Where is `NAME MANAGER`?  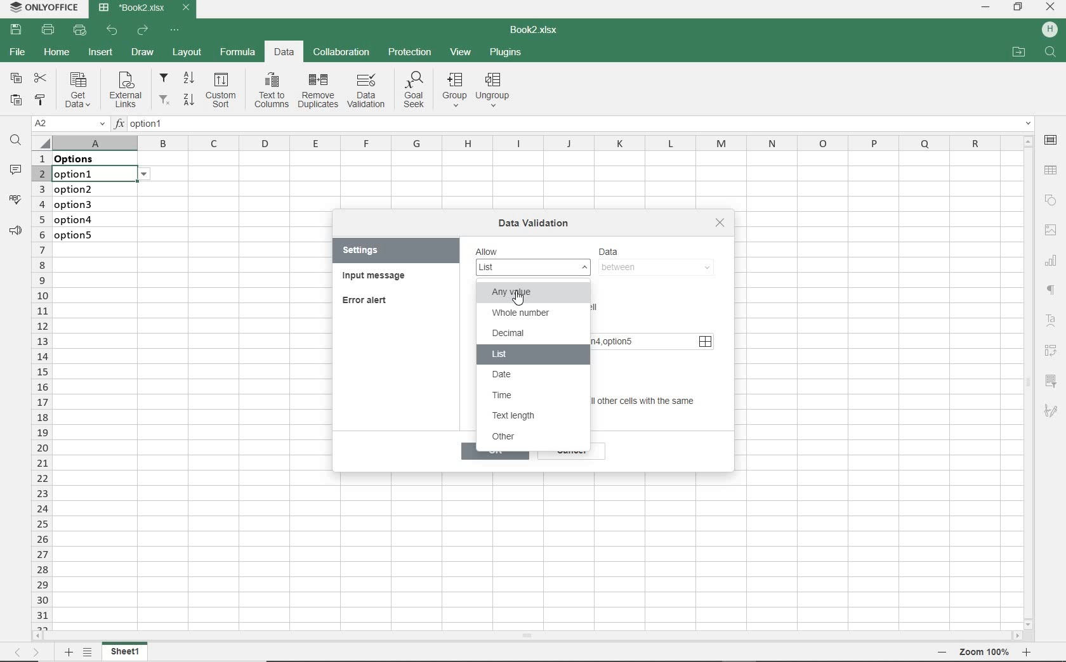
NAME MANAGER is located at coordinates (69, 124).